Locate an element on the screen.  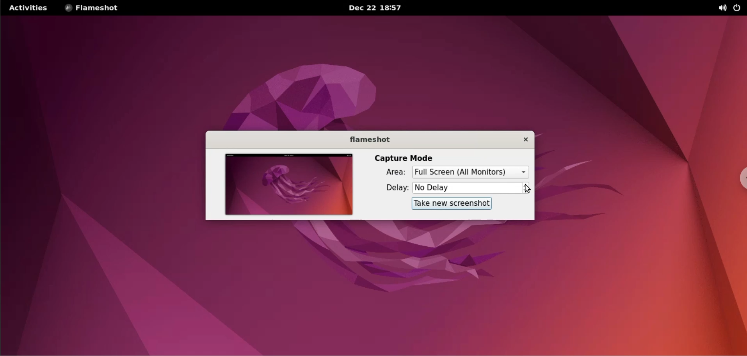
increment or decrement delay time is located at coordinates (526, 189).